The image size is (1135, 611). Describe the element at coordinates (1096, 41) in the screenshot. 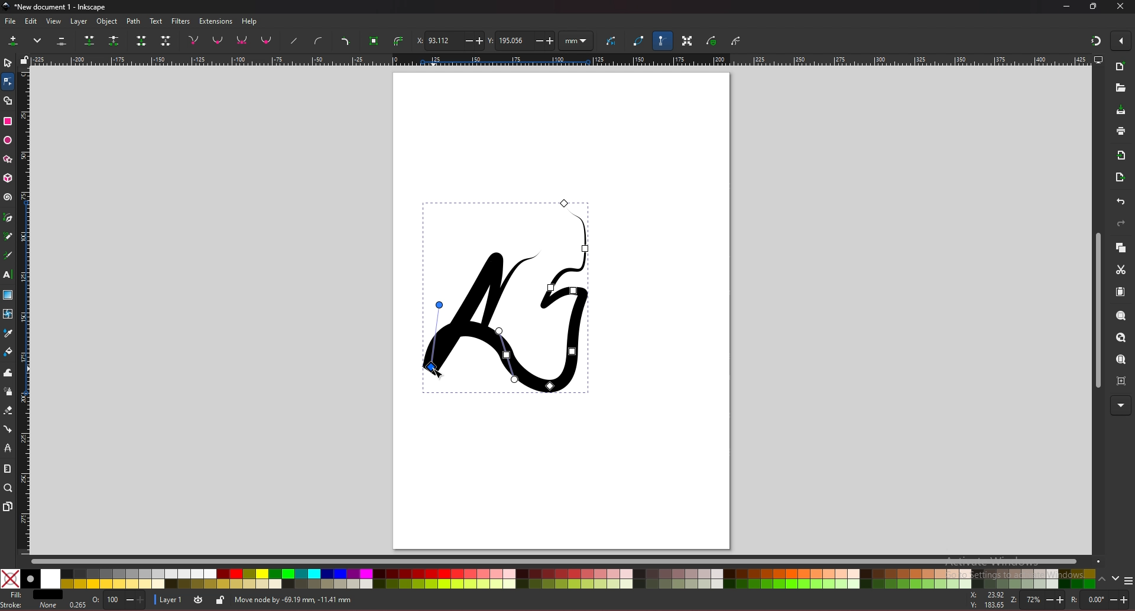

I see `snapping` at that location.